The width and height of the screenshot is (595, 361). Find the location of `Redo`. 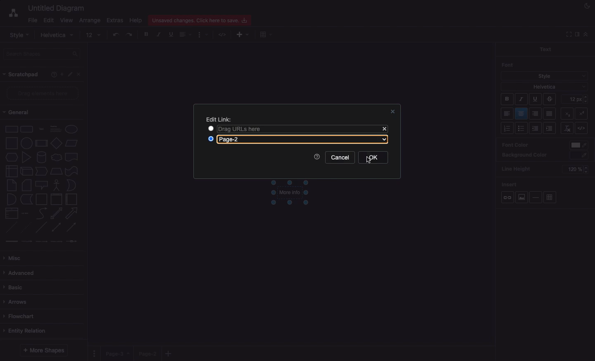

Redo is located at coordinates (130, 35).